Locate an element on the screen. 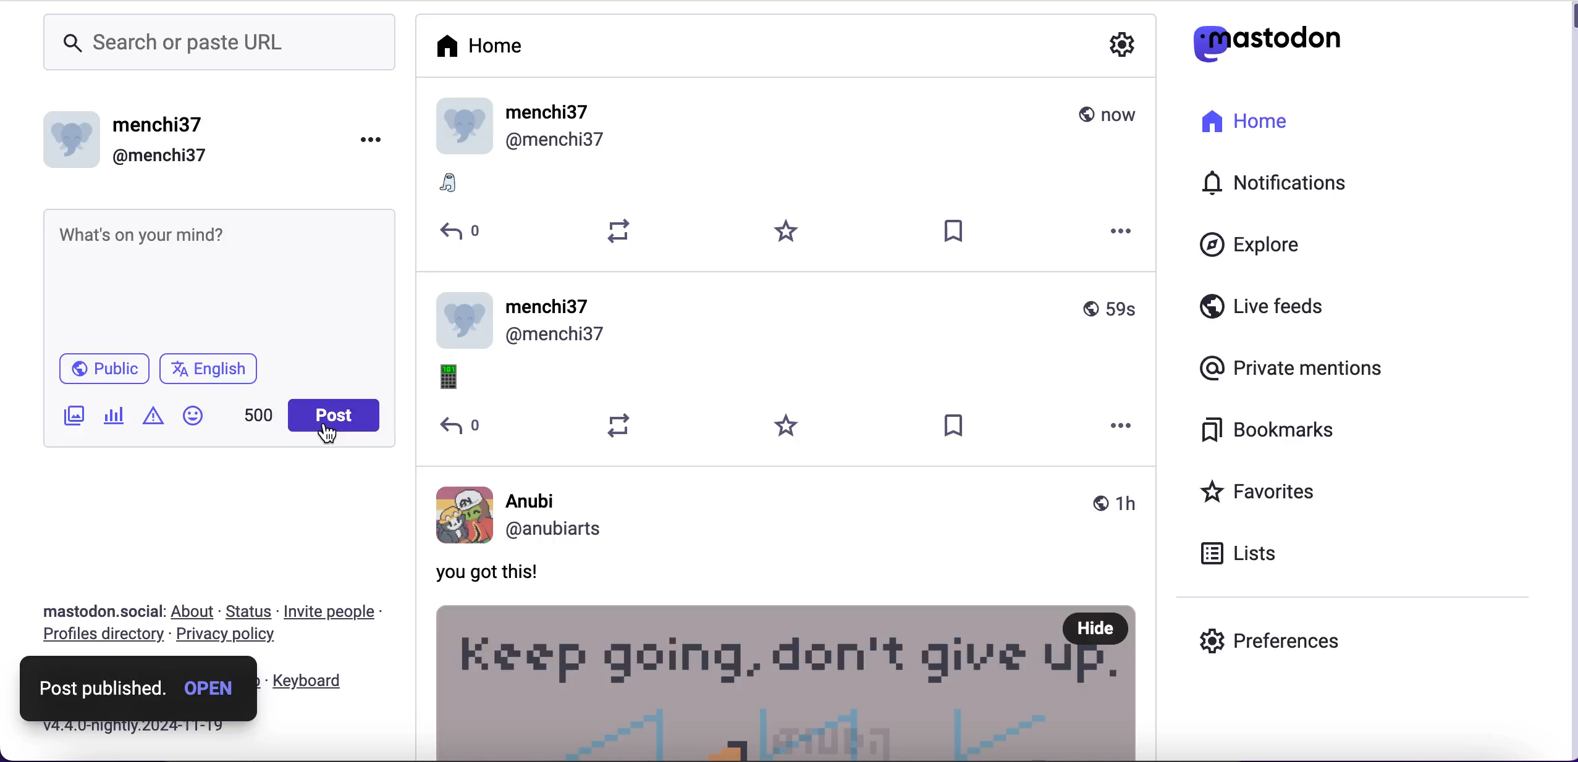  favorites is located at coordinates (788, 232).